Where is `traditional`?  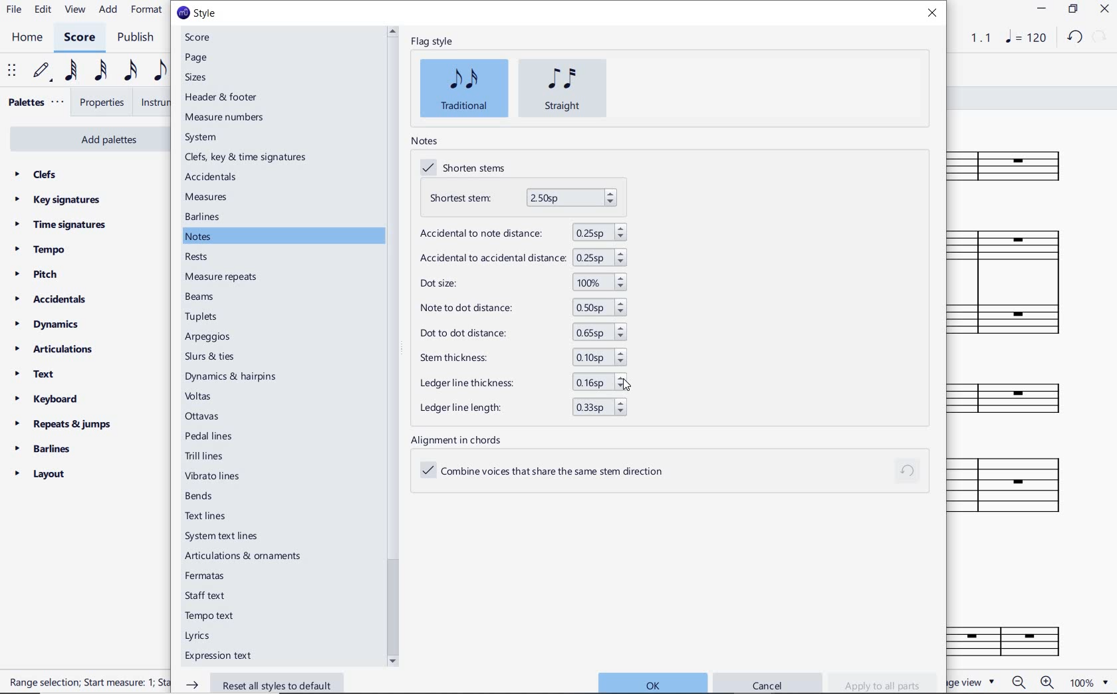 traditional is located at coordinates (464, 88).